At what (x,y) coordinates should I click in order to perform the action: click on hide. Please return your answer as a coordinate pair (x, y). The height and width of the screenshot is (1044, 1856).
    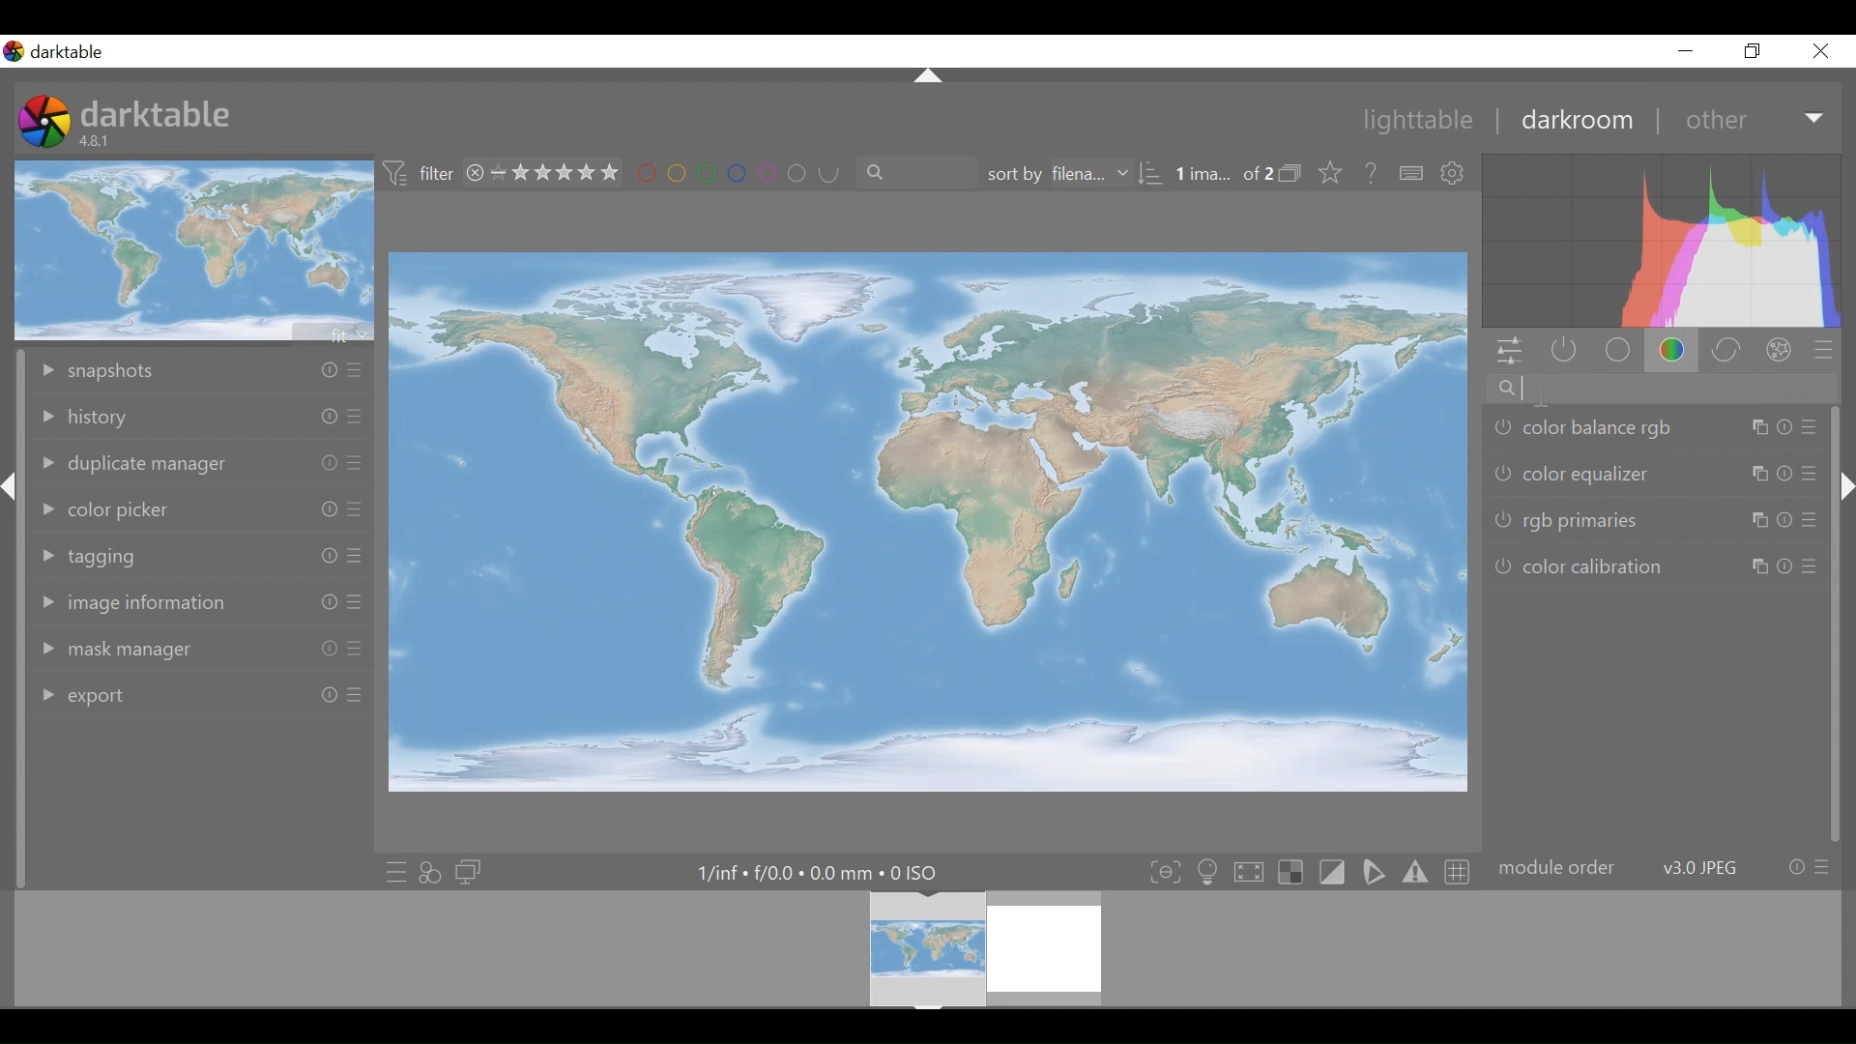
    Looking at the image, I should click on (17, 493).